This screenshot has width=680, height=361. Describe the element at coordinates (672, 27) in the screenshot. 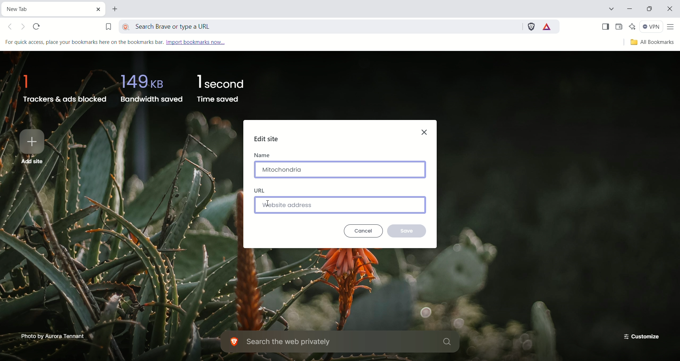

I see `customize and control brave` at that location.